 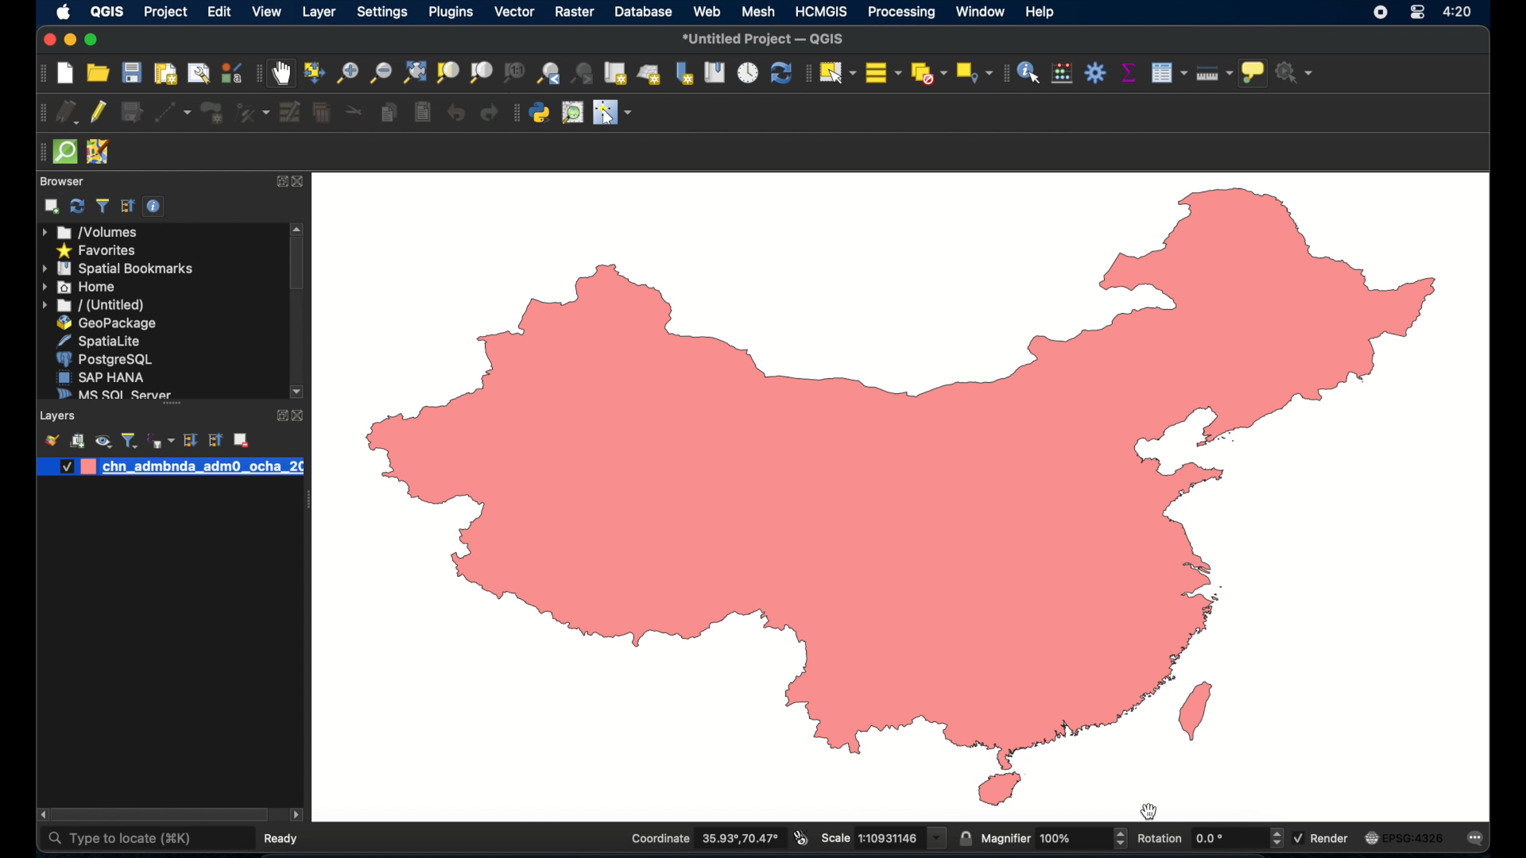 I want to click on zoom last, so click(x=583, y=73).